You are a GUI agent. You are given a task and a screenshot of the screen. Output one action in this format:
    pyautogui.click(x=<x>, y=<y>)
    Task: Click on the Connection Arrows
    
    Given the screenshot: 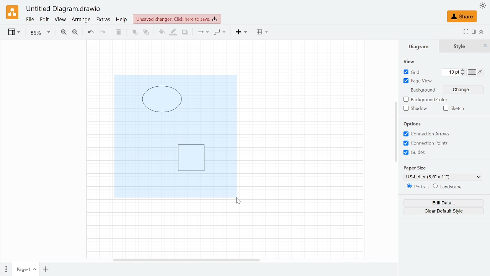 What is the action you would take?
    pyautogui.click(x=427, y=134)
    